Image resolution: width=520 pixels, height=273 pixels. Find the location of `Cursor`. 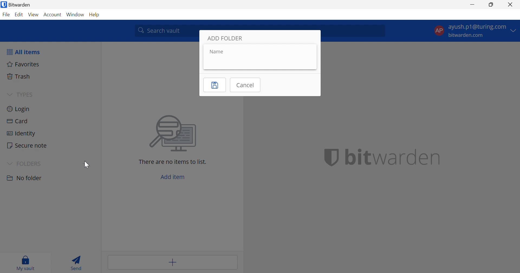

Cursor is located at coordinates (87, 164).